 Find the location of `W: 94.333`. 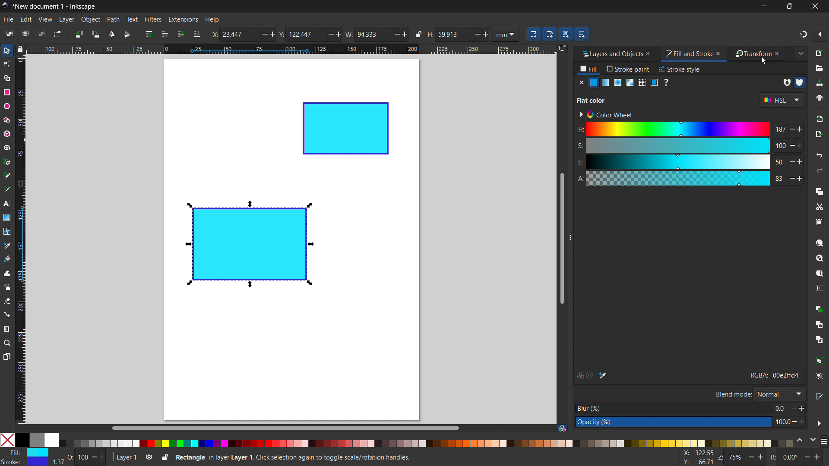

W: 94.333 is located at coordinates (366, 34).